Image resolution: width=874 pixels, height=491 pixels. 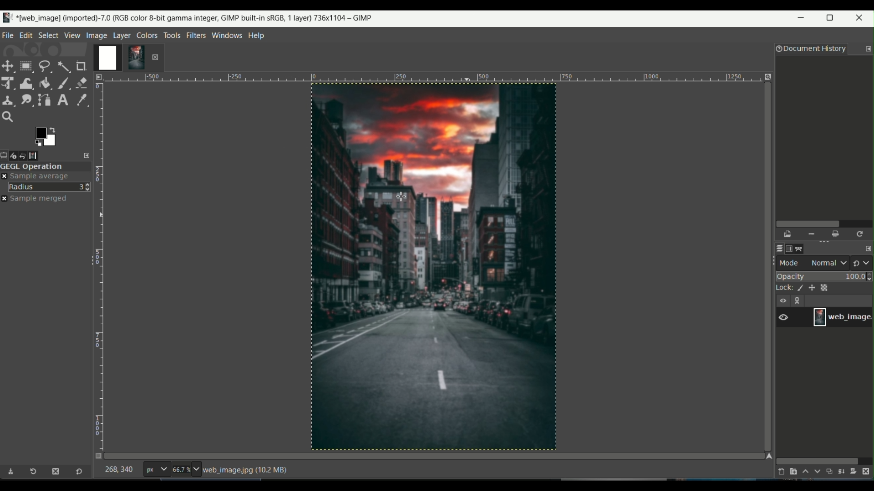 I want to click on path tool, so click(x=45, y=99).